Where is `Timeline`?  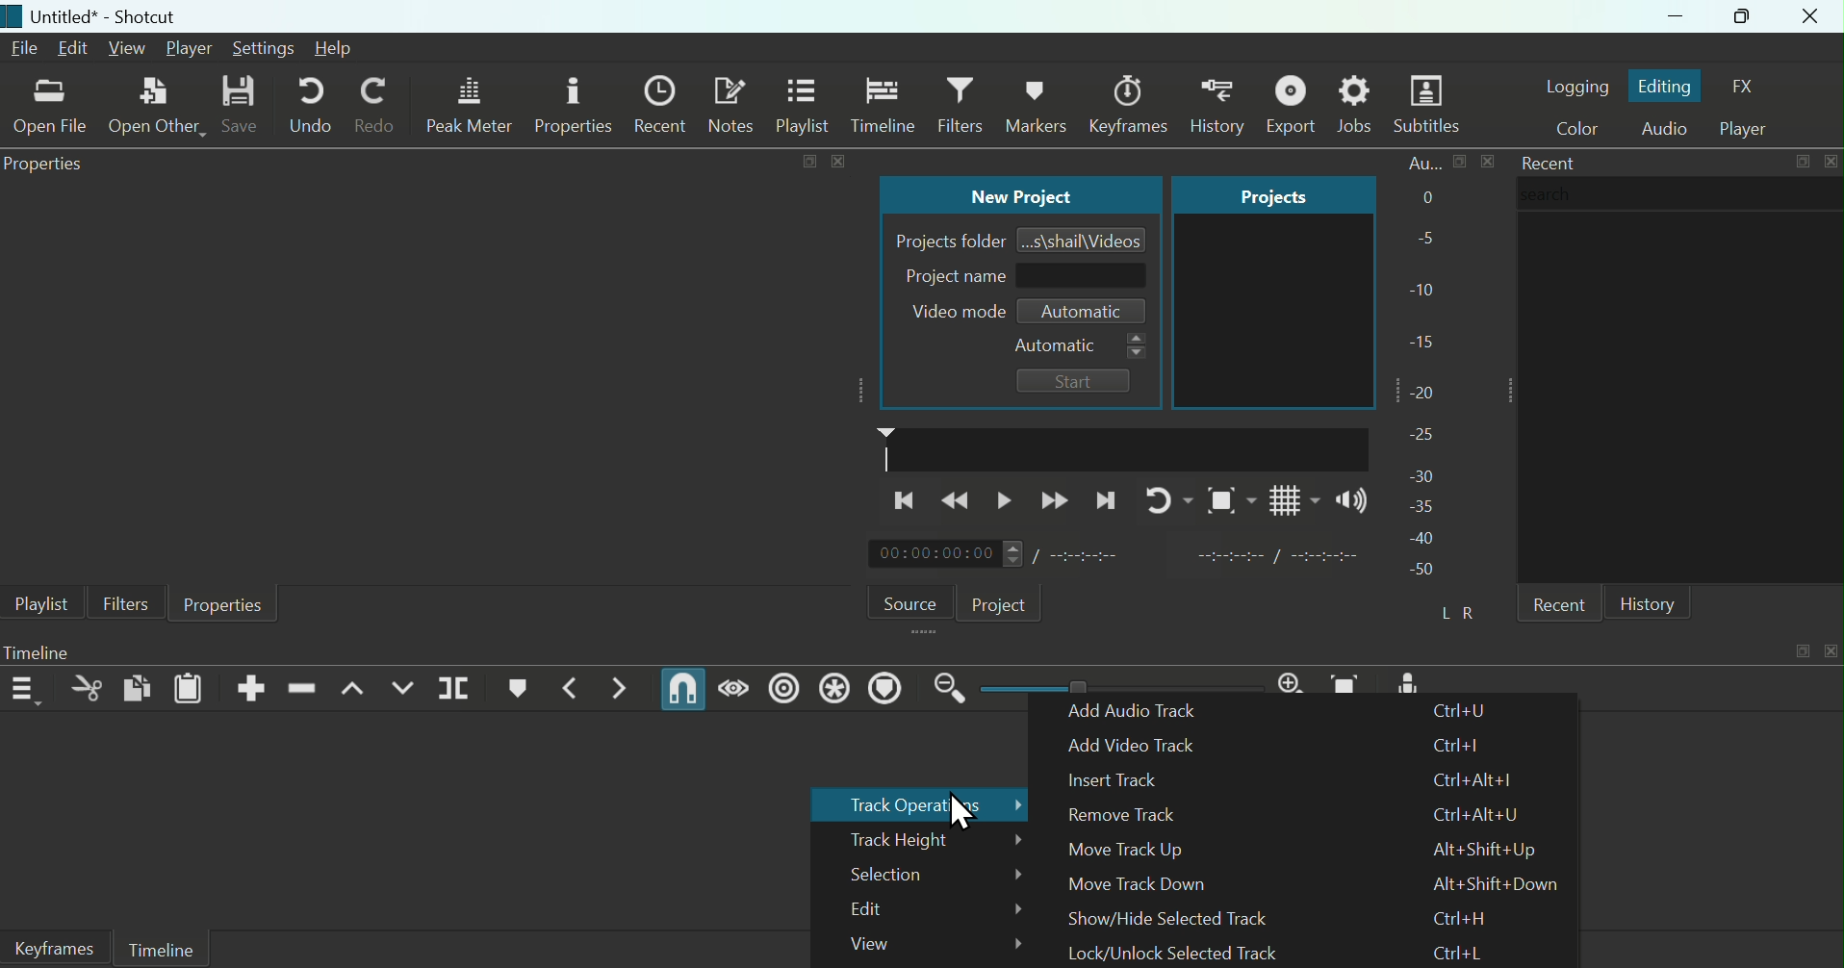 Timeline is located at coordinates (163, 949).